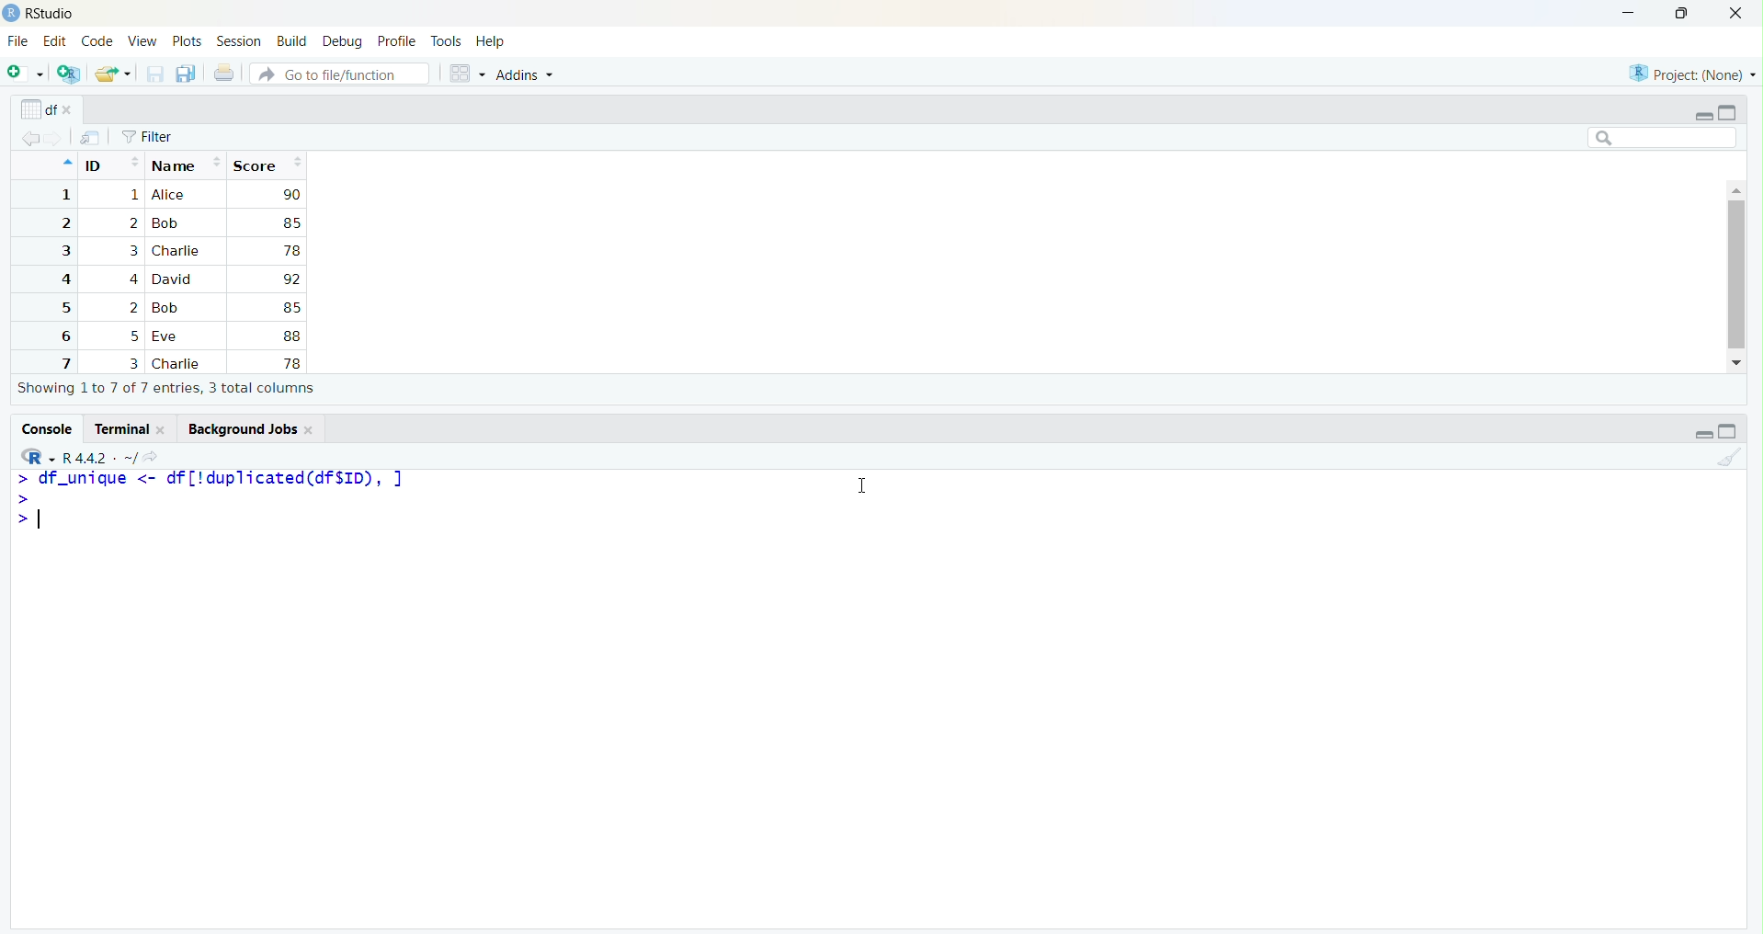  What do you see at coordinates (46, 518) in the screenshot?
I see `typing cursor` at bounding box center [46, 518].